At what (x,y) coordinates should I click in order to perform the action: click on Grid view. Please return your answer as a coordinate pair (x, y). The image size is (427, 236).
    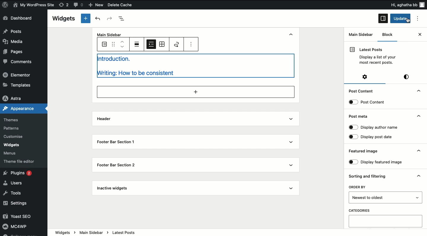
    Looking at the image, I should click on (163, 44).